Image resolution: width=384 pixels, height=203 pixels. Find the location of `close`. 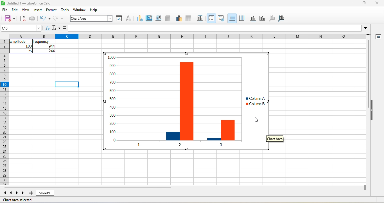

close is located at coordinates (377, 3).